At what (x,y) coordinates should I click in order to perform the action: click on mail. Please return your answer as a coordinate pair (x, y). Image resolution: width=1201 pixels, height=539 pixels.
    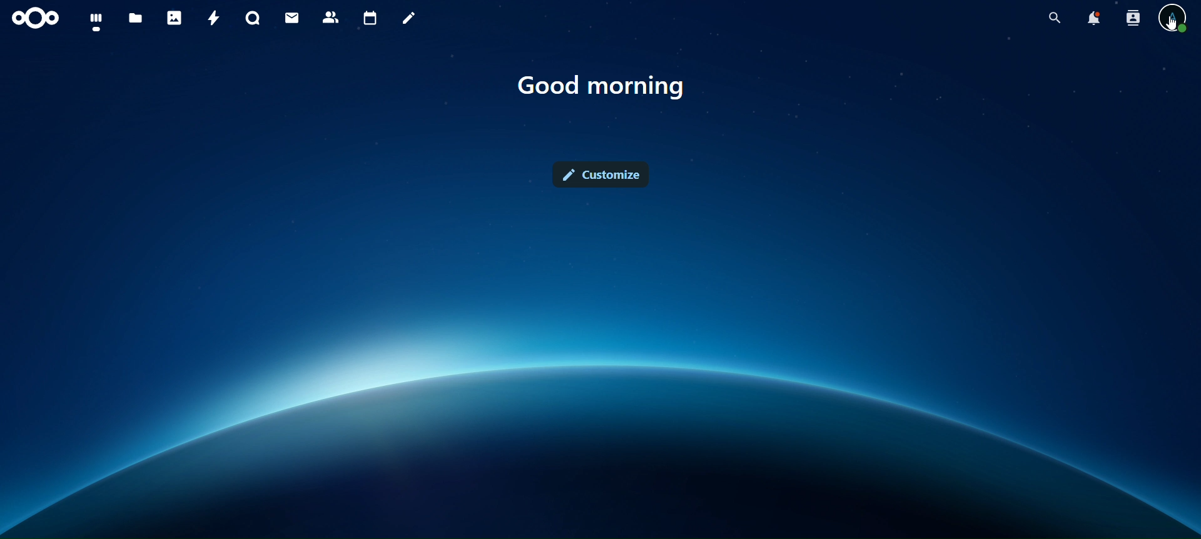
    Looking at the image, I should click on (290, 18).